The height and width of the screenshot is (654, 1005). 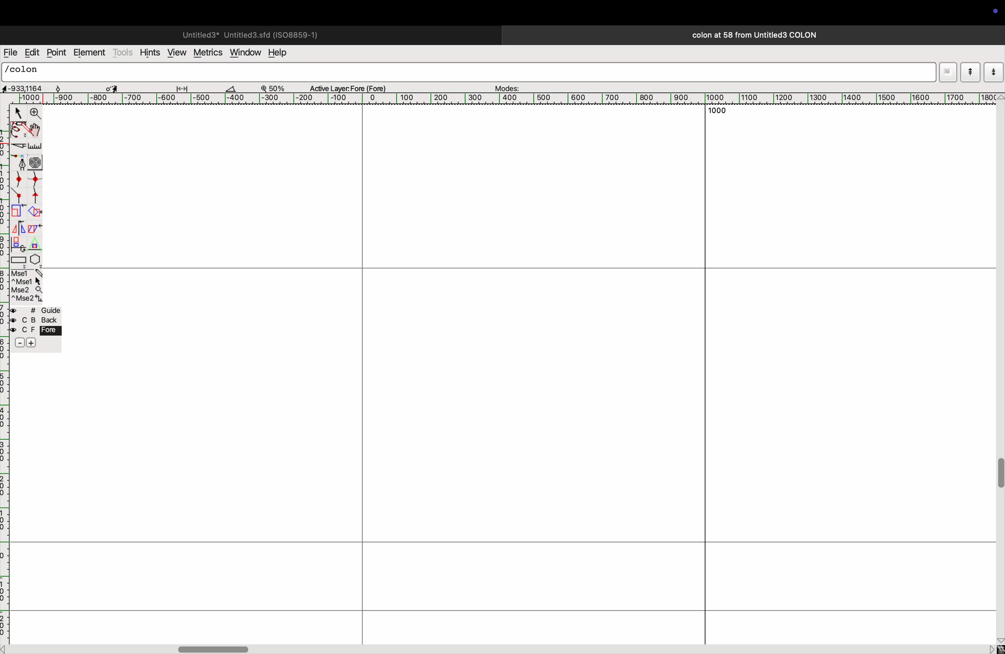 I want to click on tools, so click(x=123, y=52).